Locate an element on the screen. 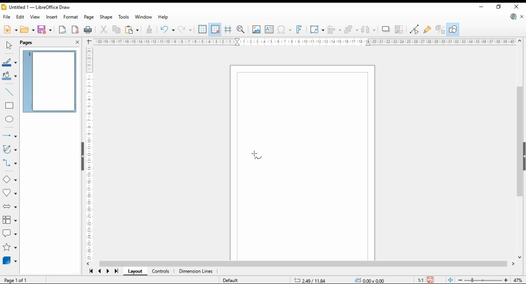 The image size is (526, 284). insert fontwork text is located at coordinates (299, 30).